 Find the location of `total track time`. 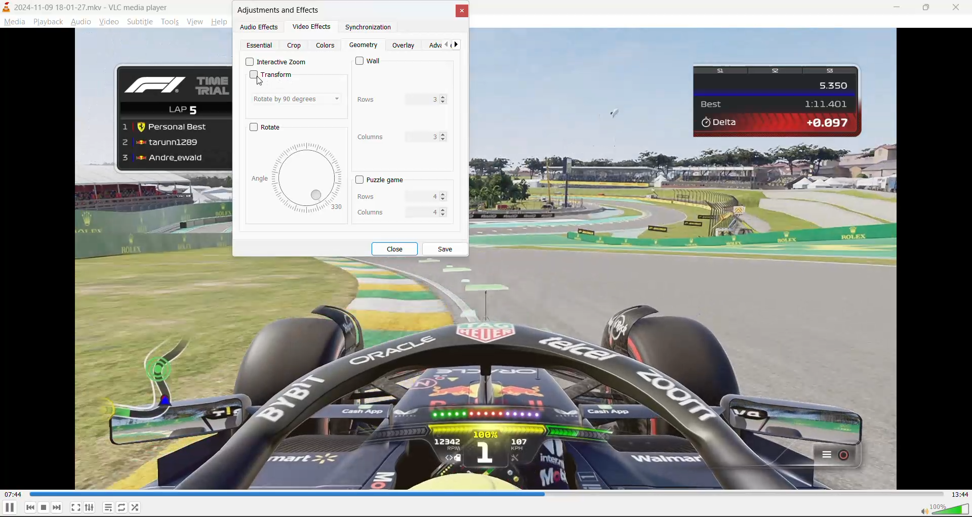

total track time is located at coordinates (960, 495).